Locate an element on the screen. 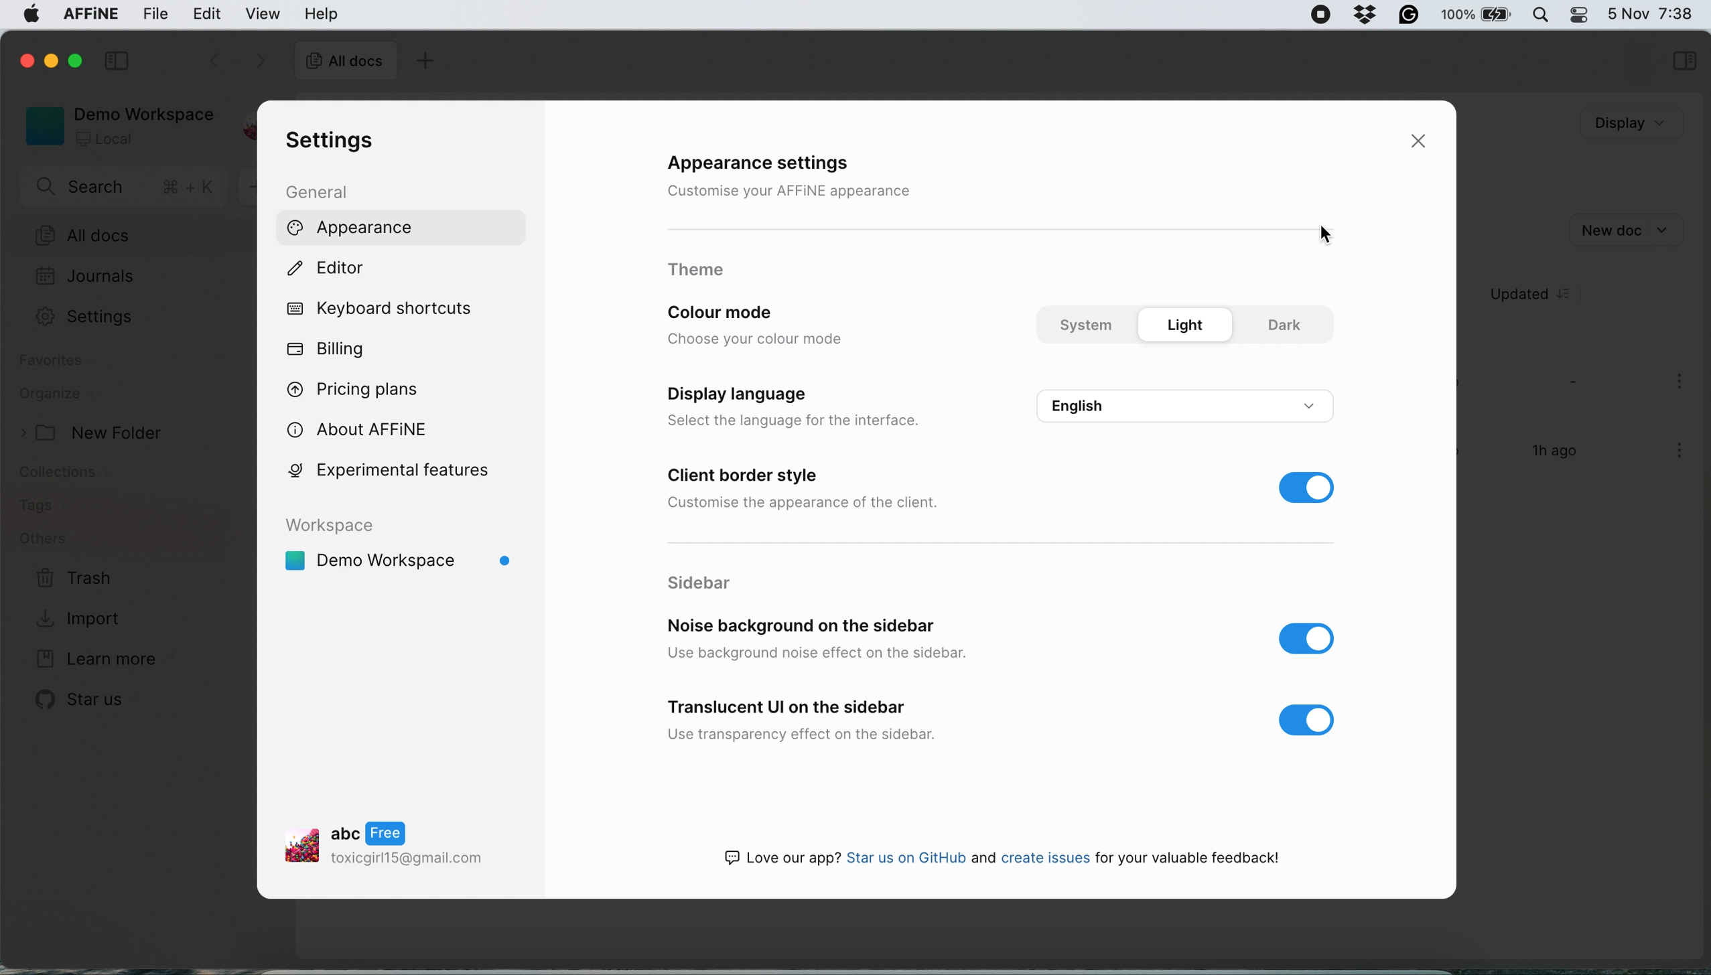  cursor is located at coordinates (1332, 238).